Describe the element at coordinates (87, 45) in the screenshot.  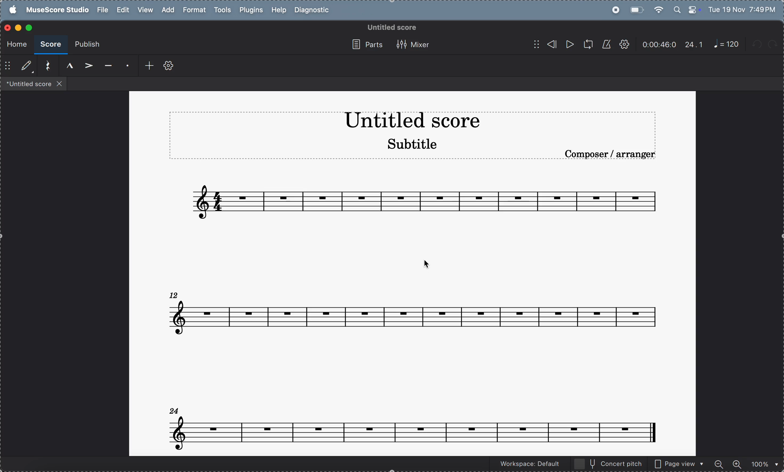
I see `publish` at that location.